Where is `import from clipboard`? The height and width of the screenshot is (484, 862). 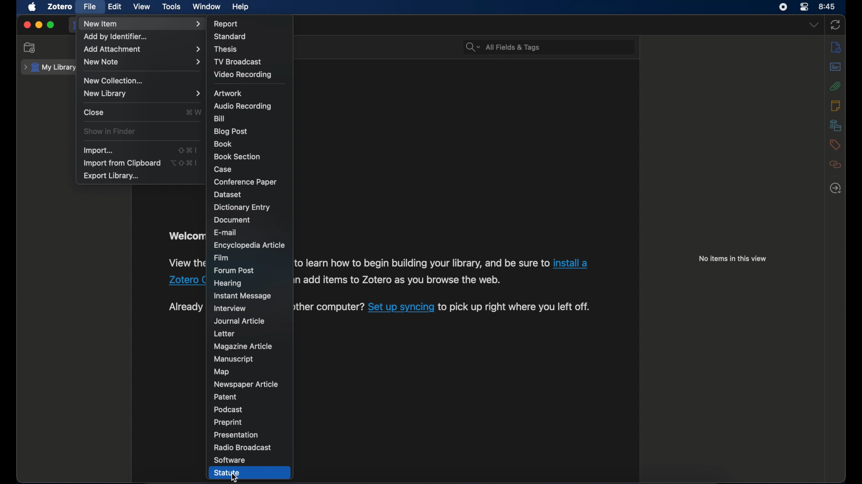
import from clipboard is located at coordinates (122, 163).